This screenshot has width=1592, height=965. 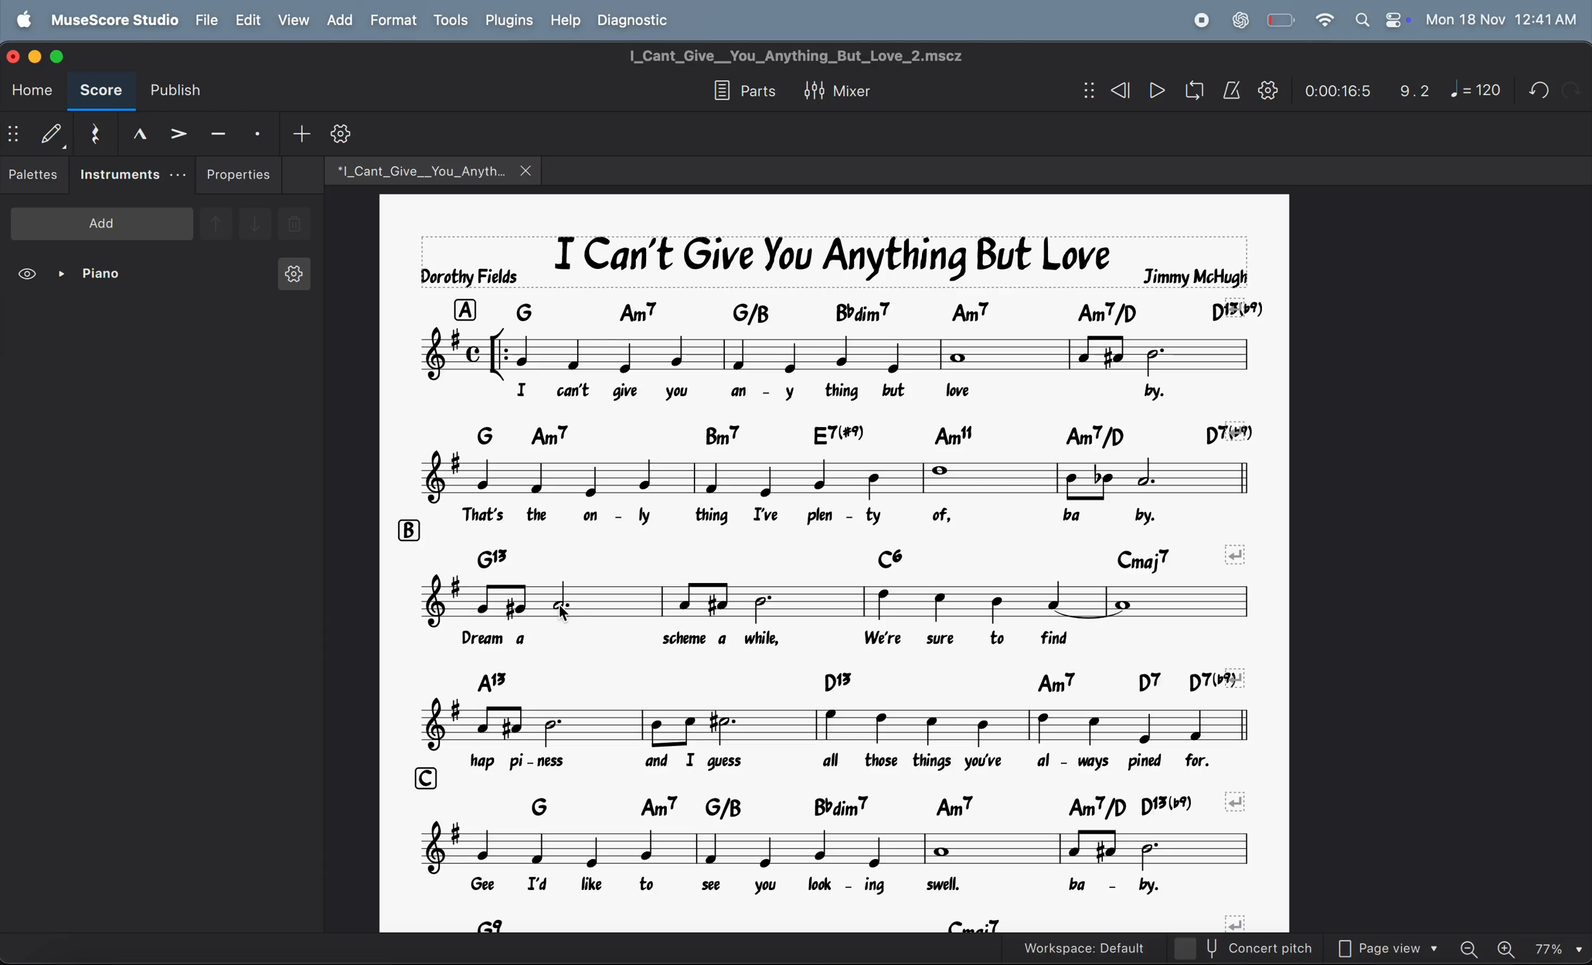 I want to click on lyrics, so click(x=802, y=641).